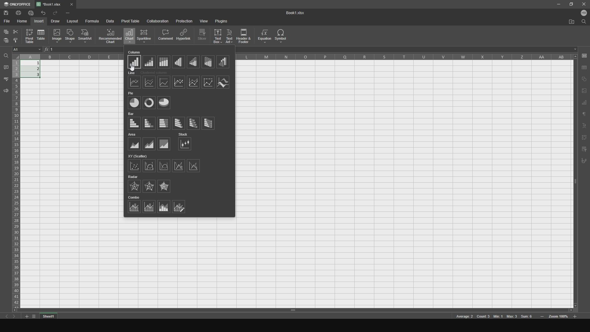 The image size is (590, 332). I want to click on redo, so click(56, 13).